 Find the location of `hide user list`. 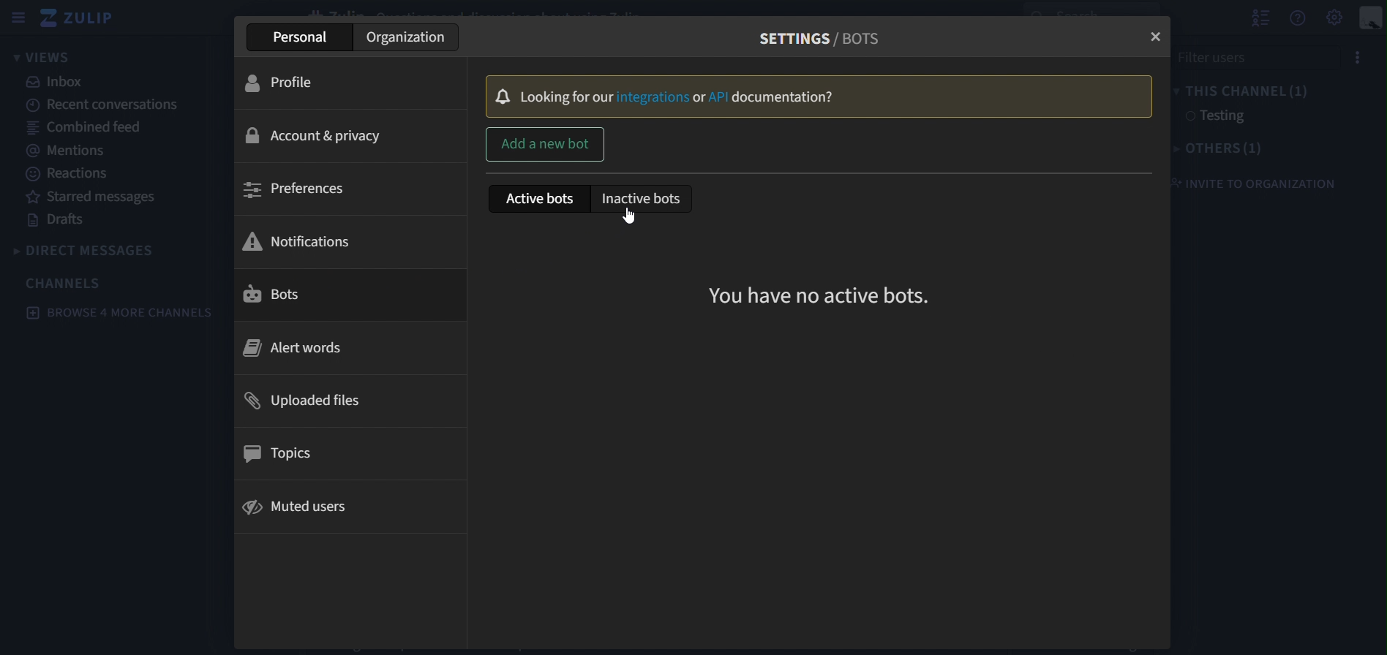

hide user list is located at coordinates (1260, 16).